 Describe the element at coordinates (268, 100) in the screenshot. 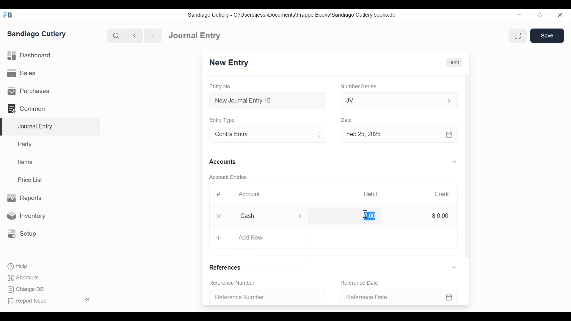

I see `New Journal Entry 10` at that location.